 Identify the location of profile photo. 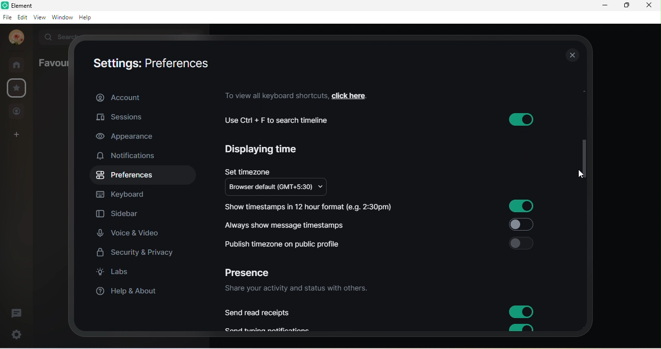
(15, 38).